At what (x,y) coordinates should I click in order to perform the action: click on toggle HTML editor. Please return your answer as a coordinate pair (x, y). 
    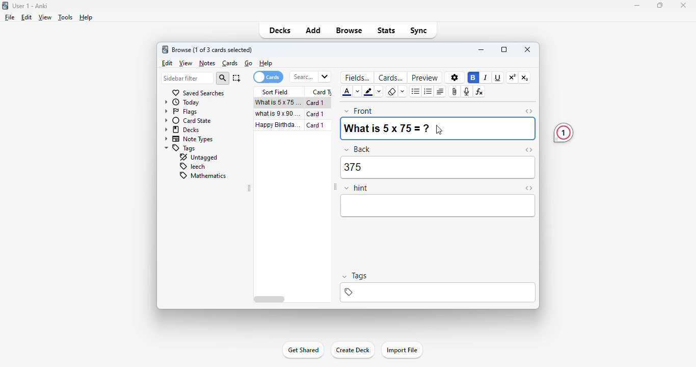
    Looking at the image, I should click on (528, 150).